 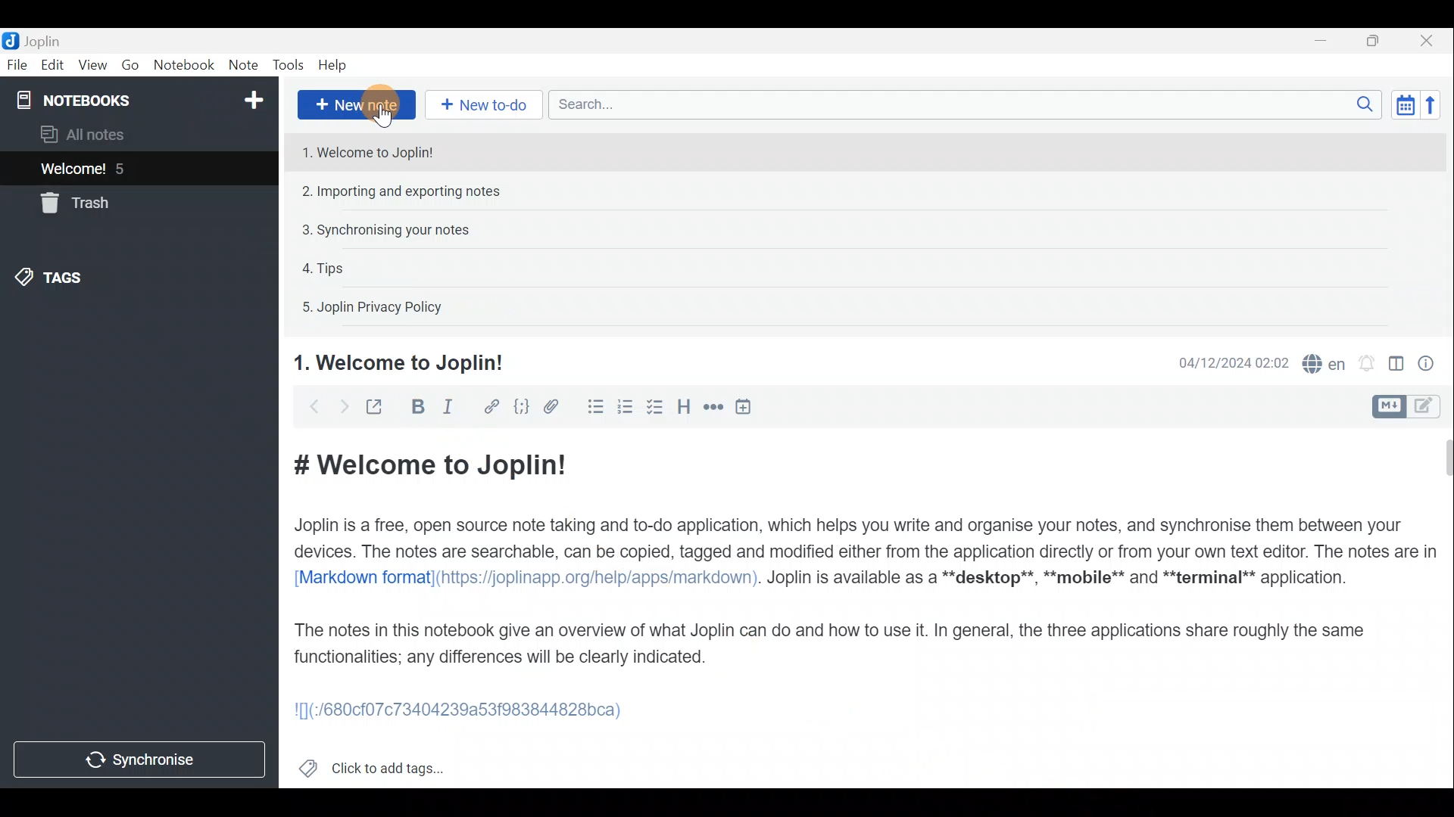 I want to click on Joplin is a free, open source note taking and to-do application, which helps you write and organise your notes, and synchronise them between your
devices. The notes are searchable, can be copied, tagged and modified either from the application directly or from your own text editor. The notes are in
[Markdown format] (https://joplinapp.org/help/apps/markdown). Joplin is available as a **desktop**, **mobile** and **terminal** application., so click(x=867, y=551).